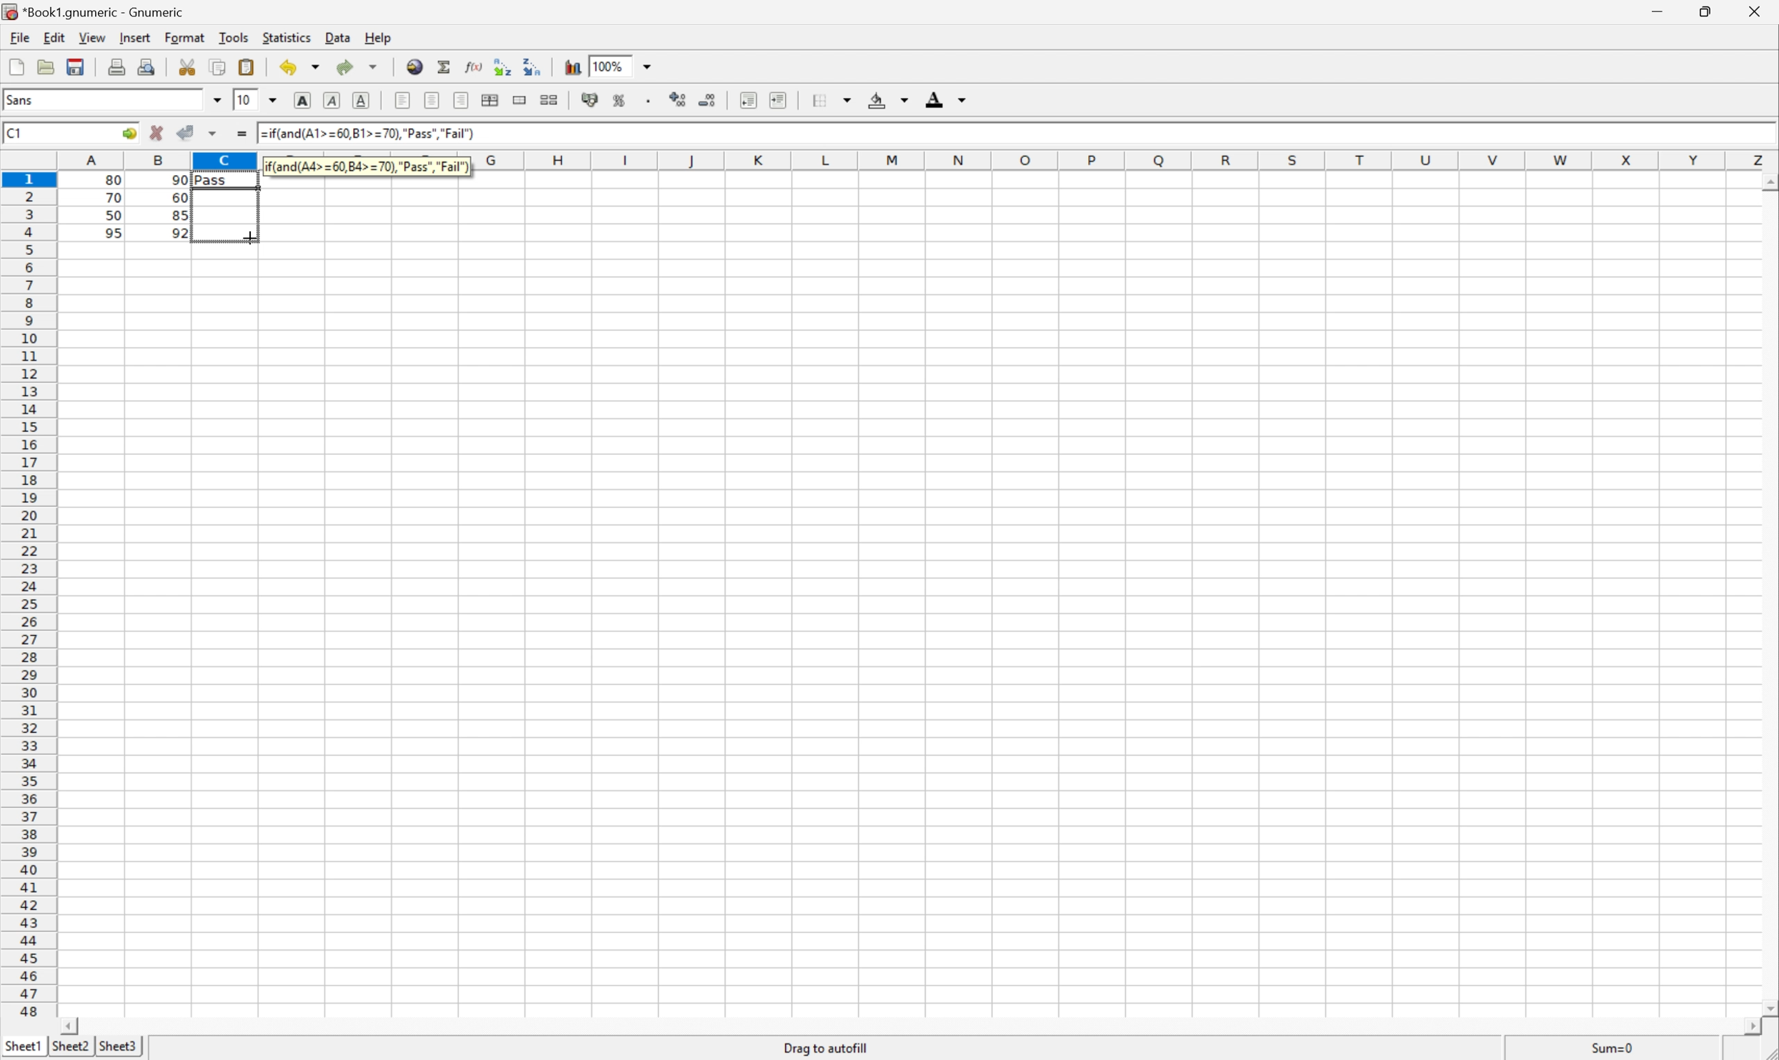 This screenshot has height=1060, width=1779. What do you see at coordinates (679, 99) in the screenshot?
I see `Increase the number of decimals displayed` at bounding box center [679, 99].